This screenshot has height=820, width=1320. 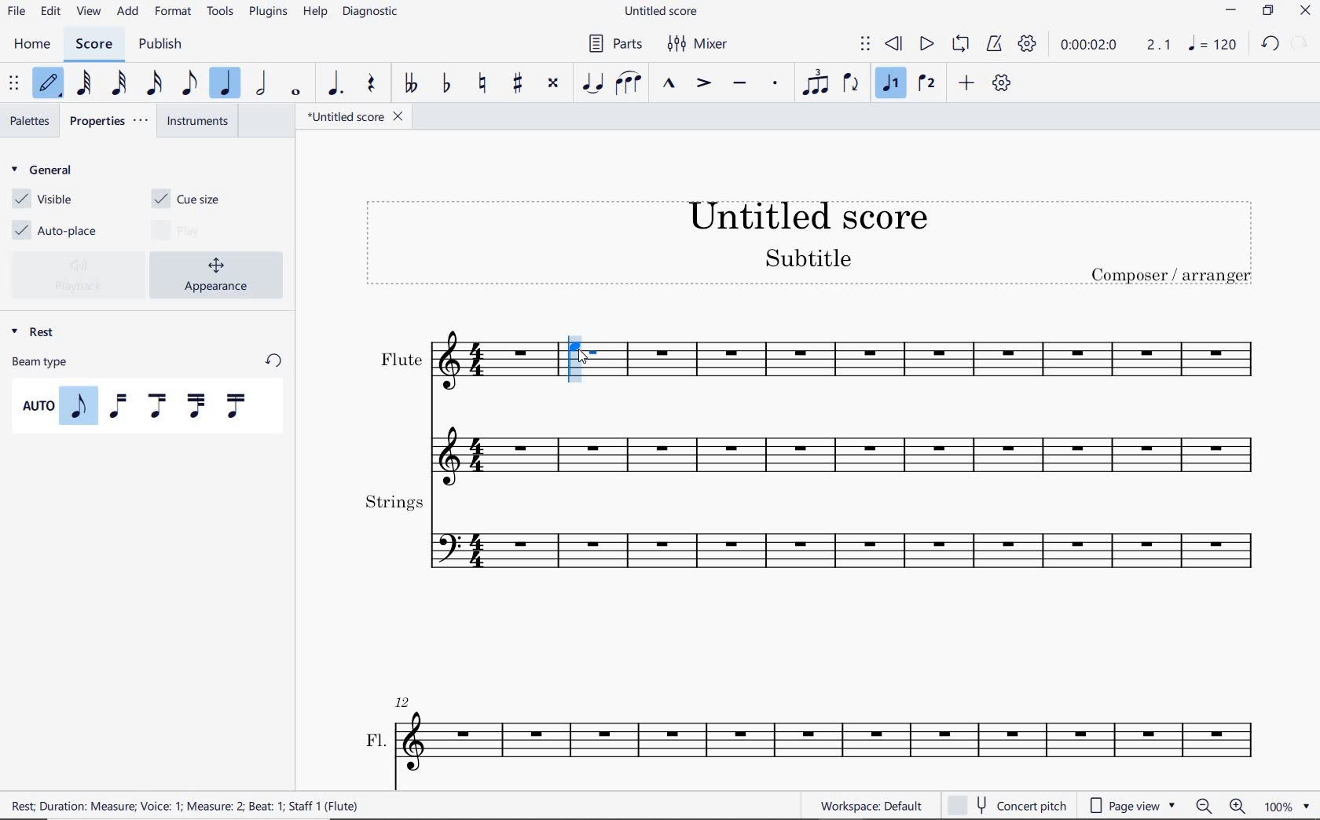 What do you see at coordinates (369, 85) in the screenshot?
I see `REST` at bounding box center [369, 85].